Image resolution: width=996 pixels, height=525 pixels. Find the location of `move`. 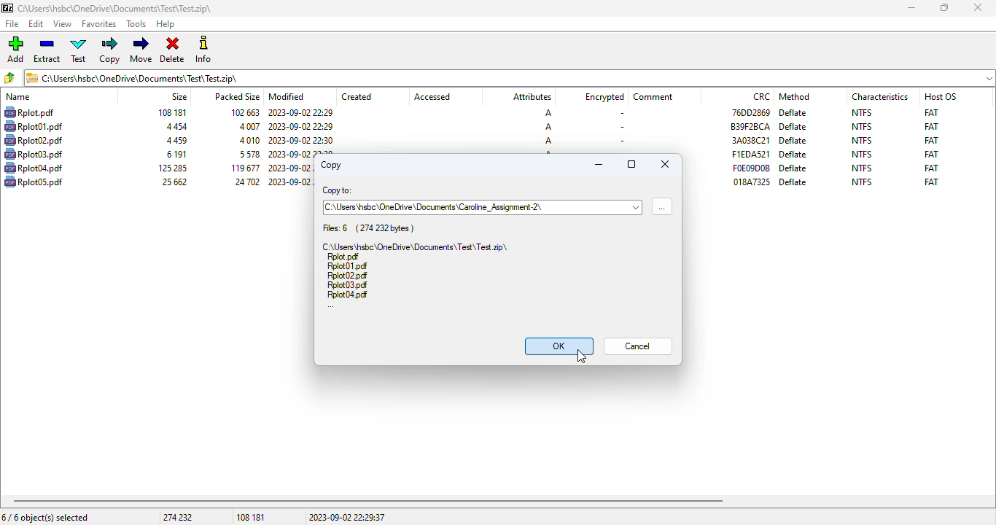

move is located at coordinates (141, 50).